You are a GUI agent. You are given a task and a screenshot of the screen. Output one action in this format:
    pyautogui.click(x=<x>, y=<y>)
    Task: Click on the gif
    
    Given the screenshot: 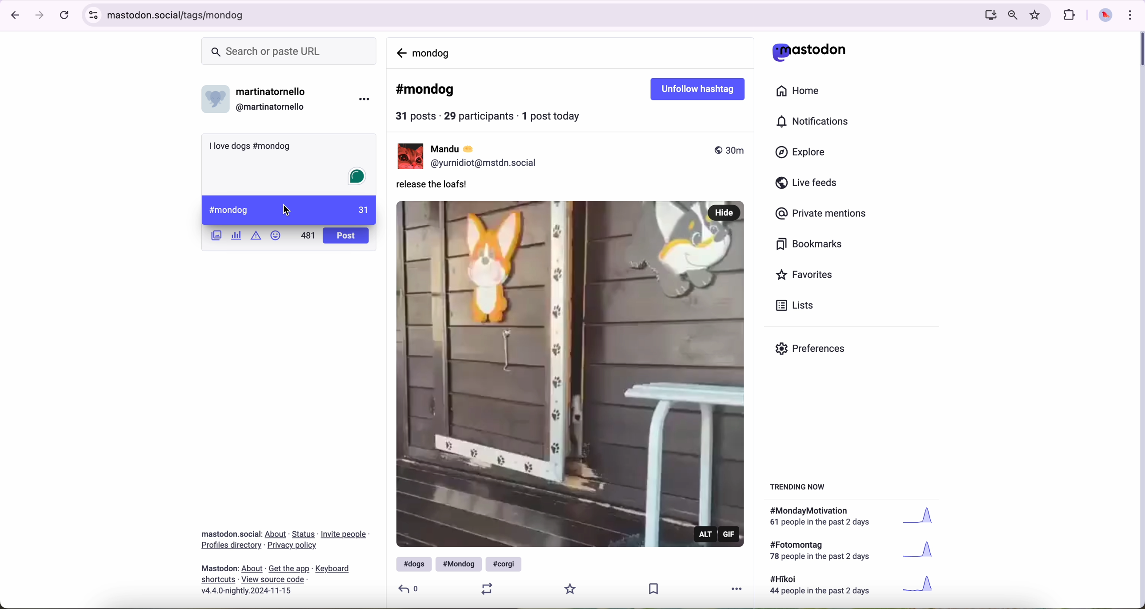 What is the action you would take?
    pyautogui.click(x=570, y=372)
    